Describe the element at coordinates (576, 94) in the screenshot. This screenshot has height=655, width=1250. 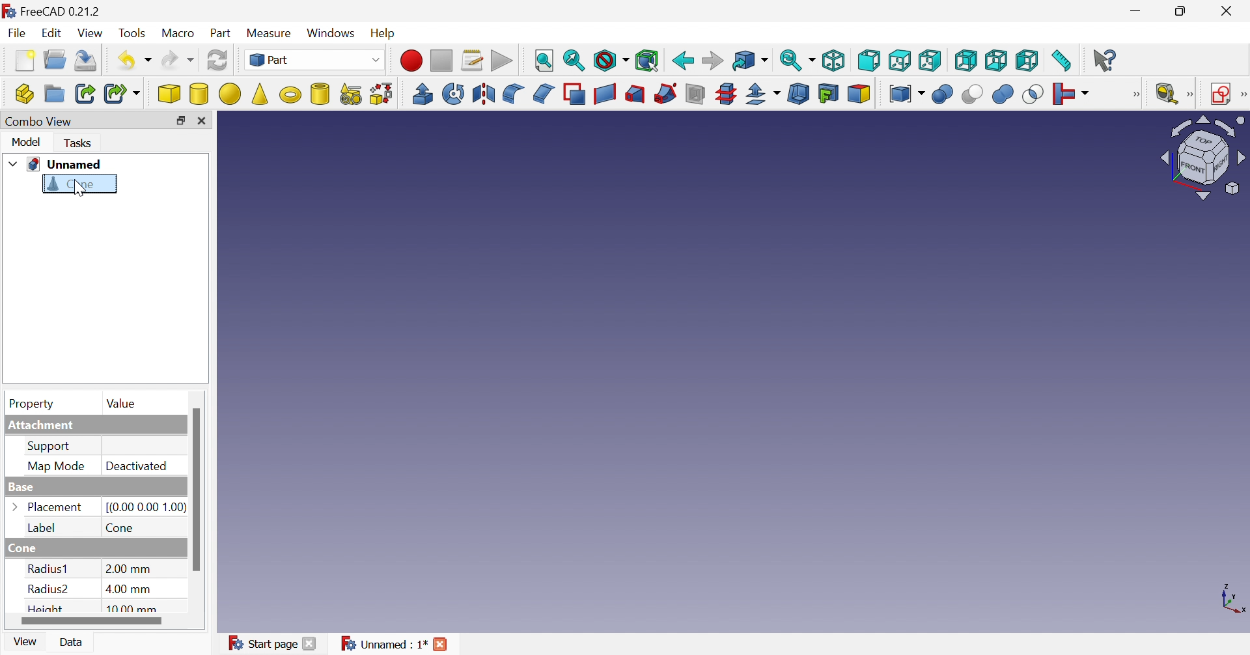
I see `Make face from wires` at that location.